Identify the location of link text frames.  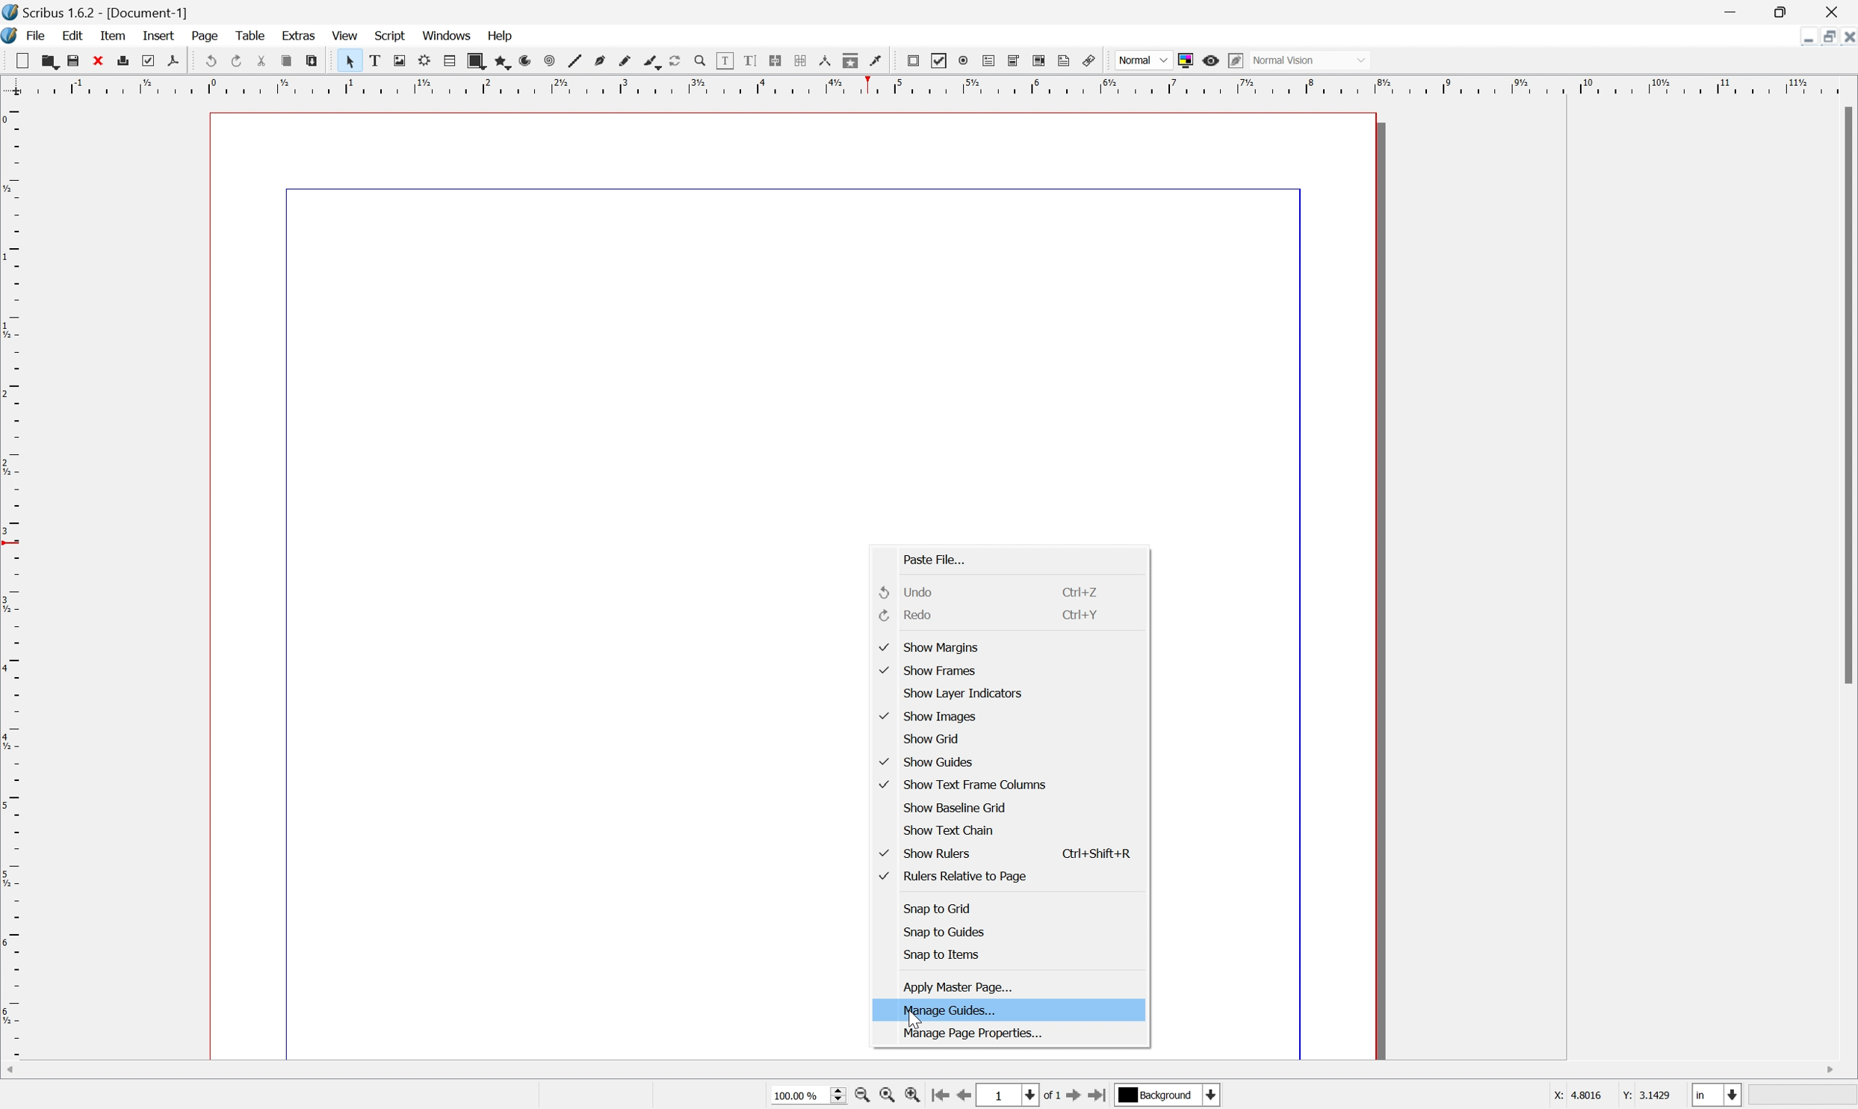
(775, 59).